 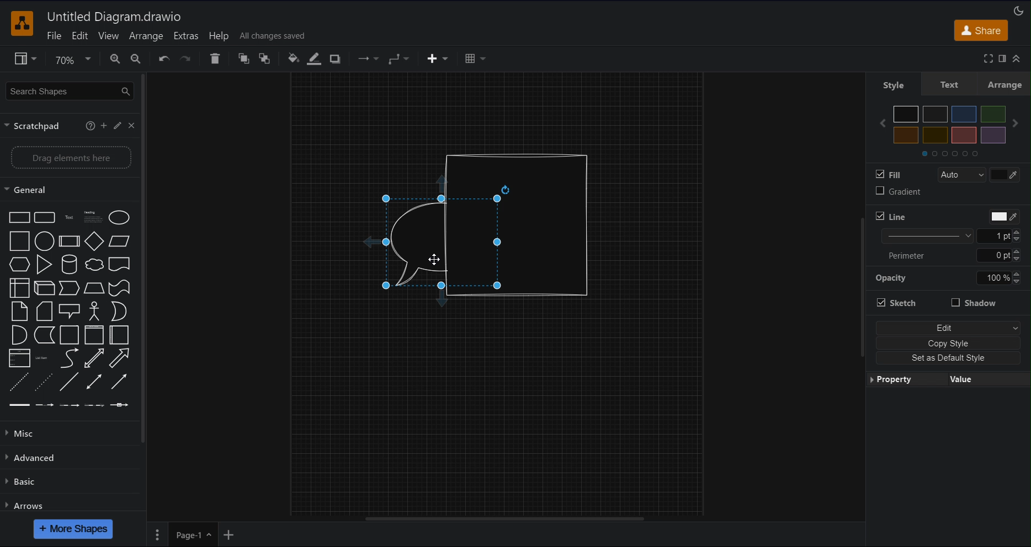 I want to click on Color picker, so click(x=1005, y=217).